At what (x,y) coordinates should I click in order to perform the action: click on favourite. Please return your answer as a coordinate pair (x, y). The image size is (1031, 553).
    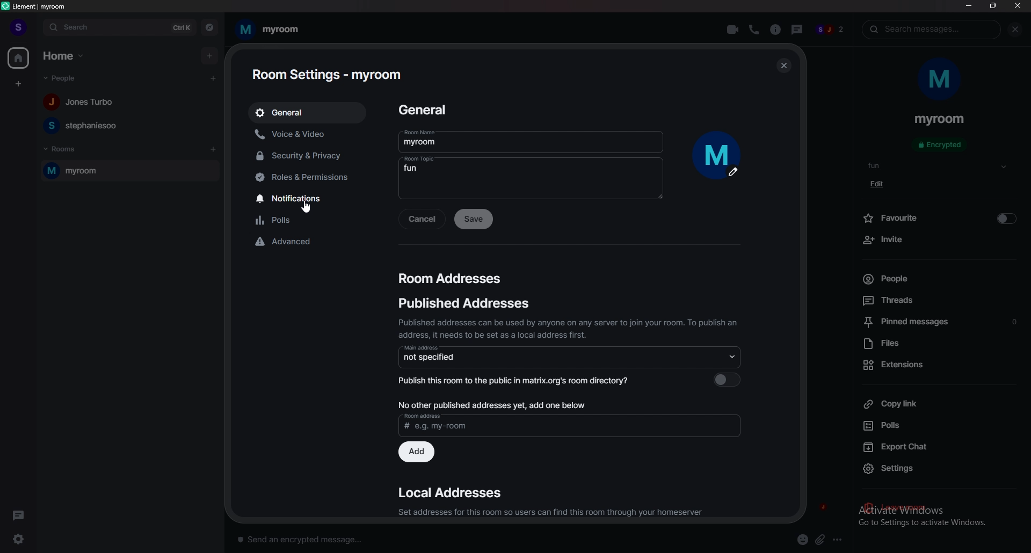
    Looking at the image, I should click on (939, 217).